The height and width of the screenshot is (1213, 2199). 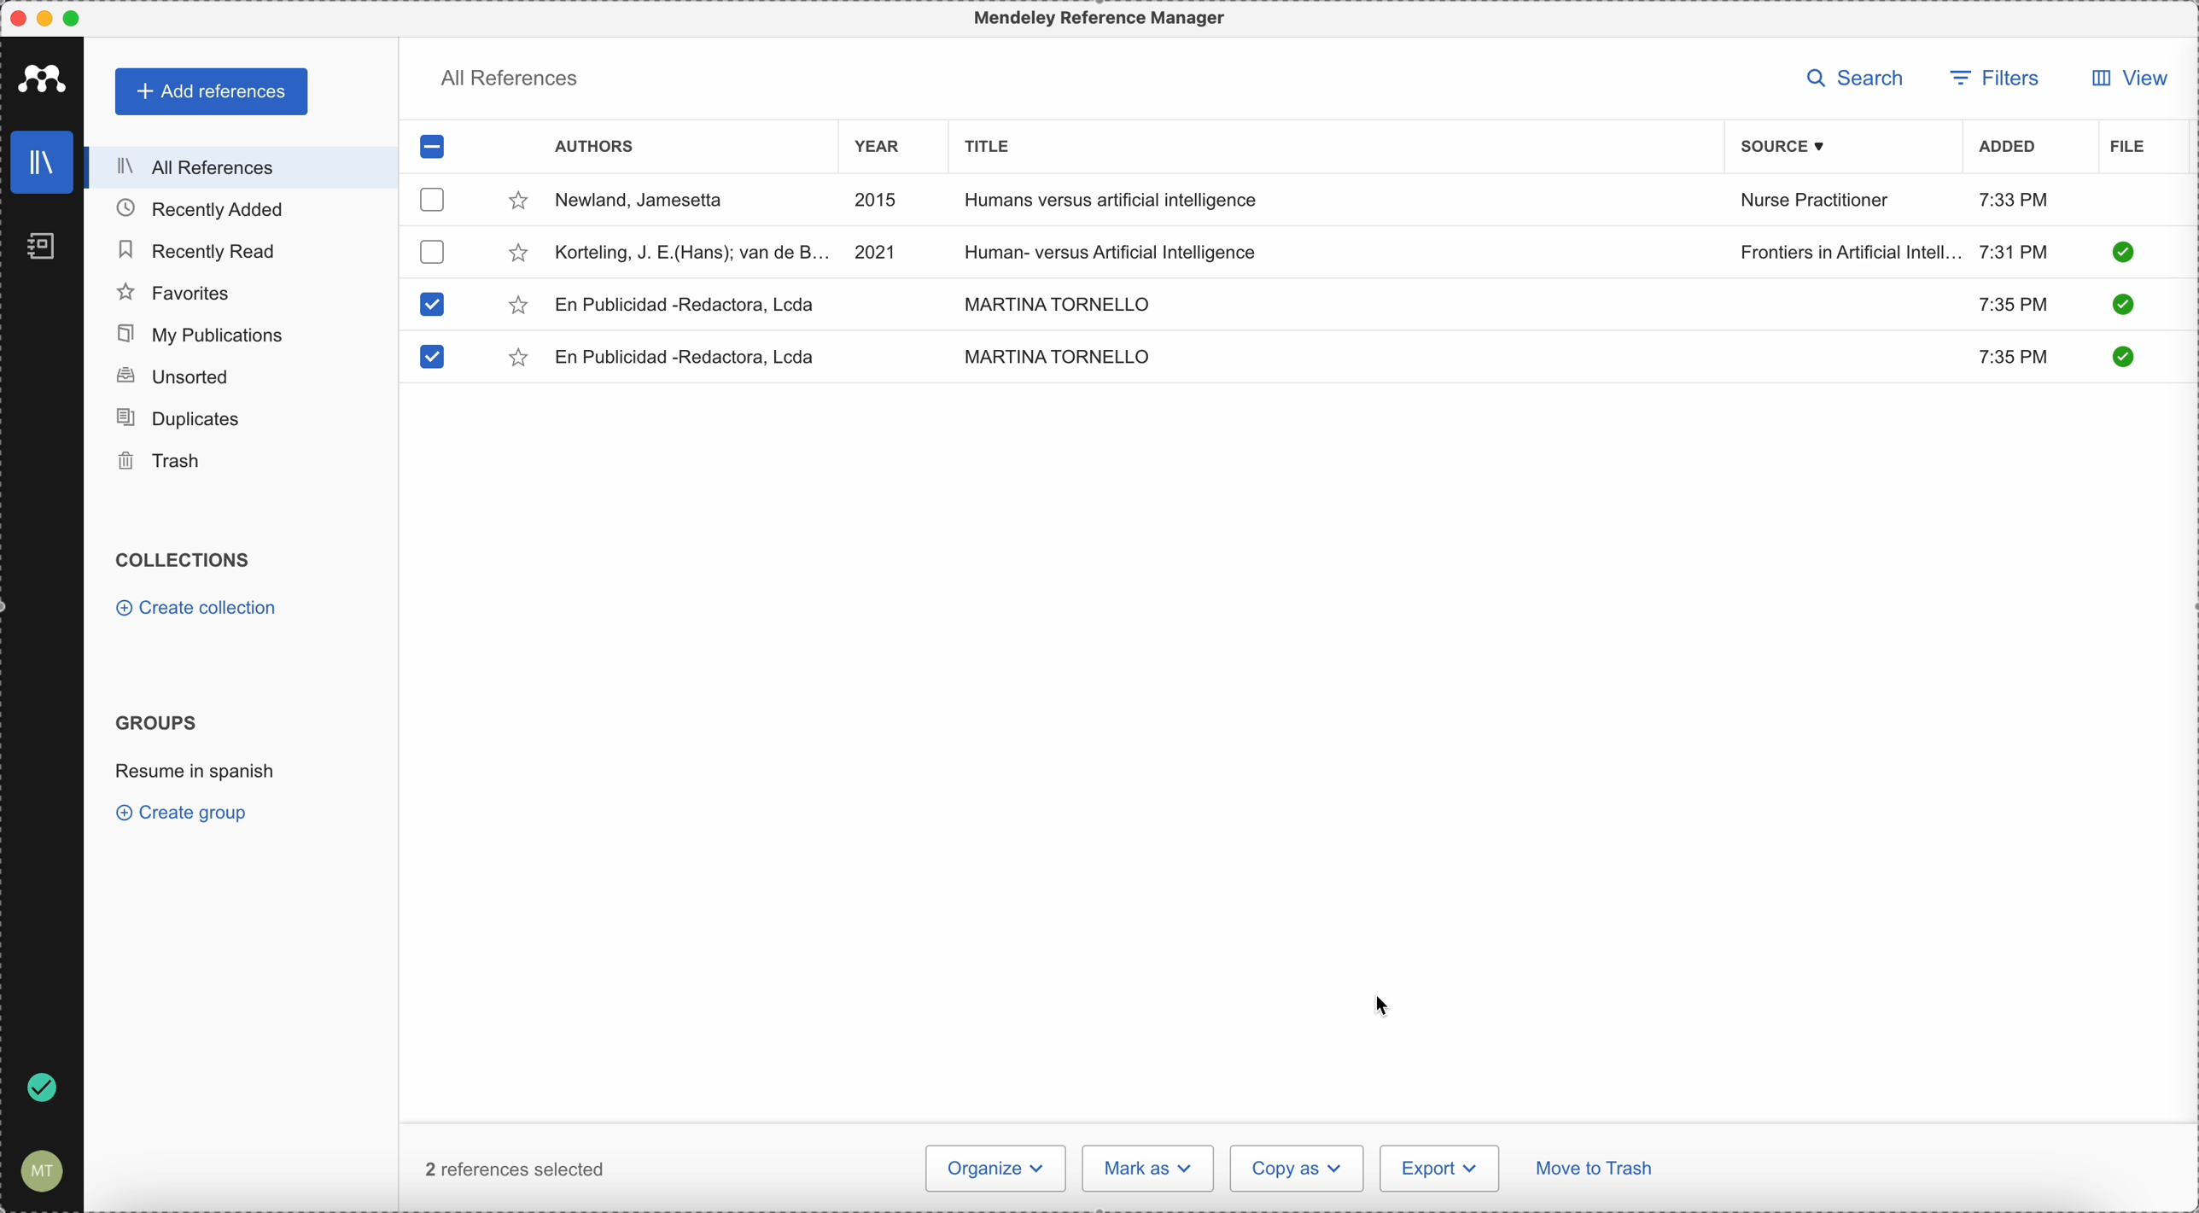 I want to click on 2015, so click(x=880, y=201).